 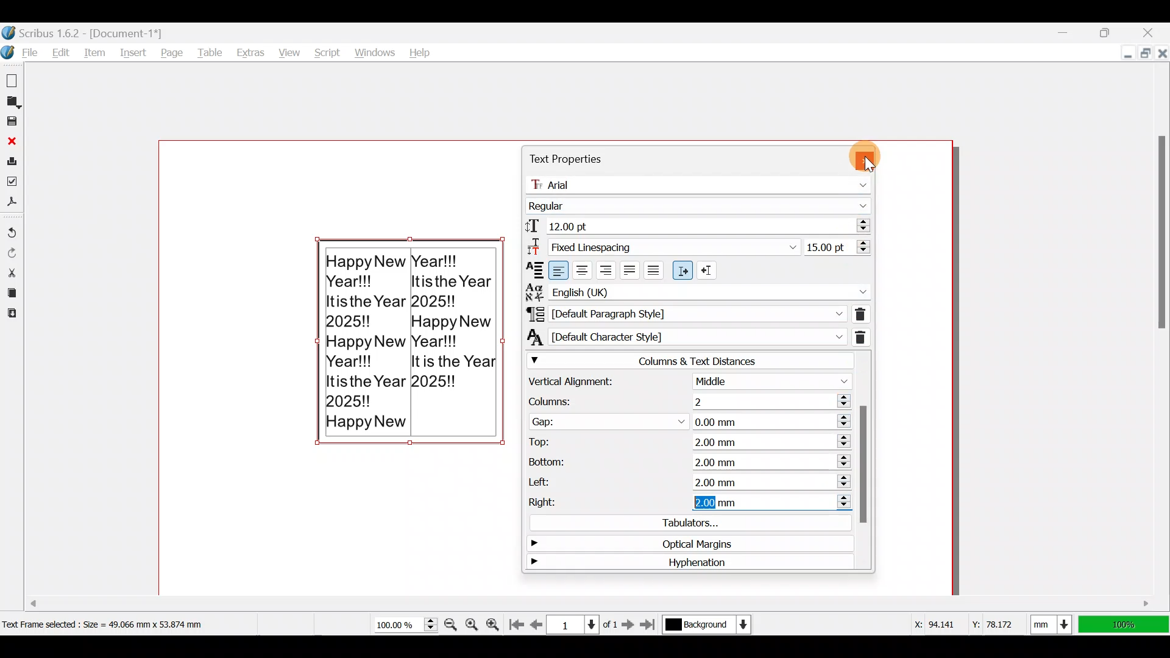 What do you see at coordinates (173, 52) in the screenshot?
I see `Page` at bounding box center [173, 52].